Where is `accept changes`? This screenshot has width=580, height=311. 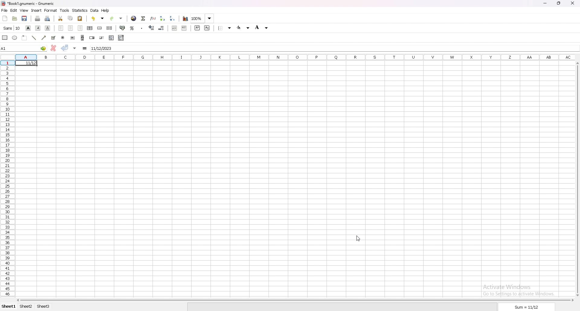 accept changes is located at coordinates (64, 48).